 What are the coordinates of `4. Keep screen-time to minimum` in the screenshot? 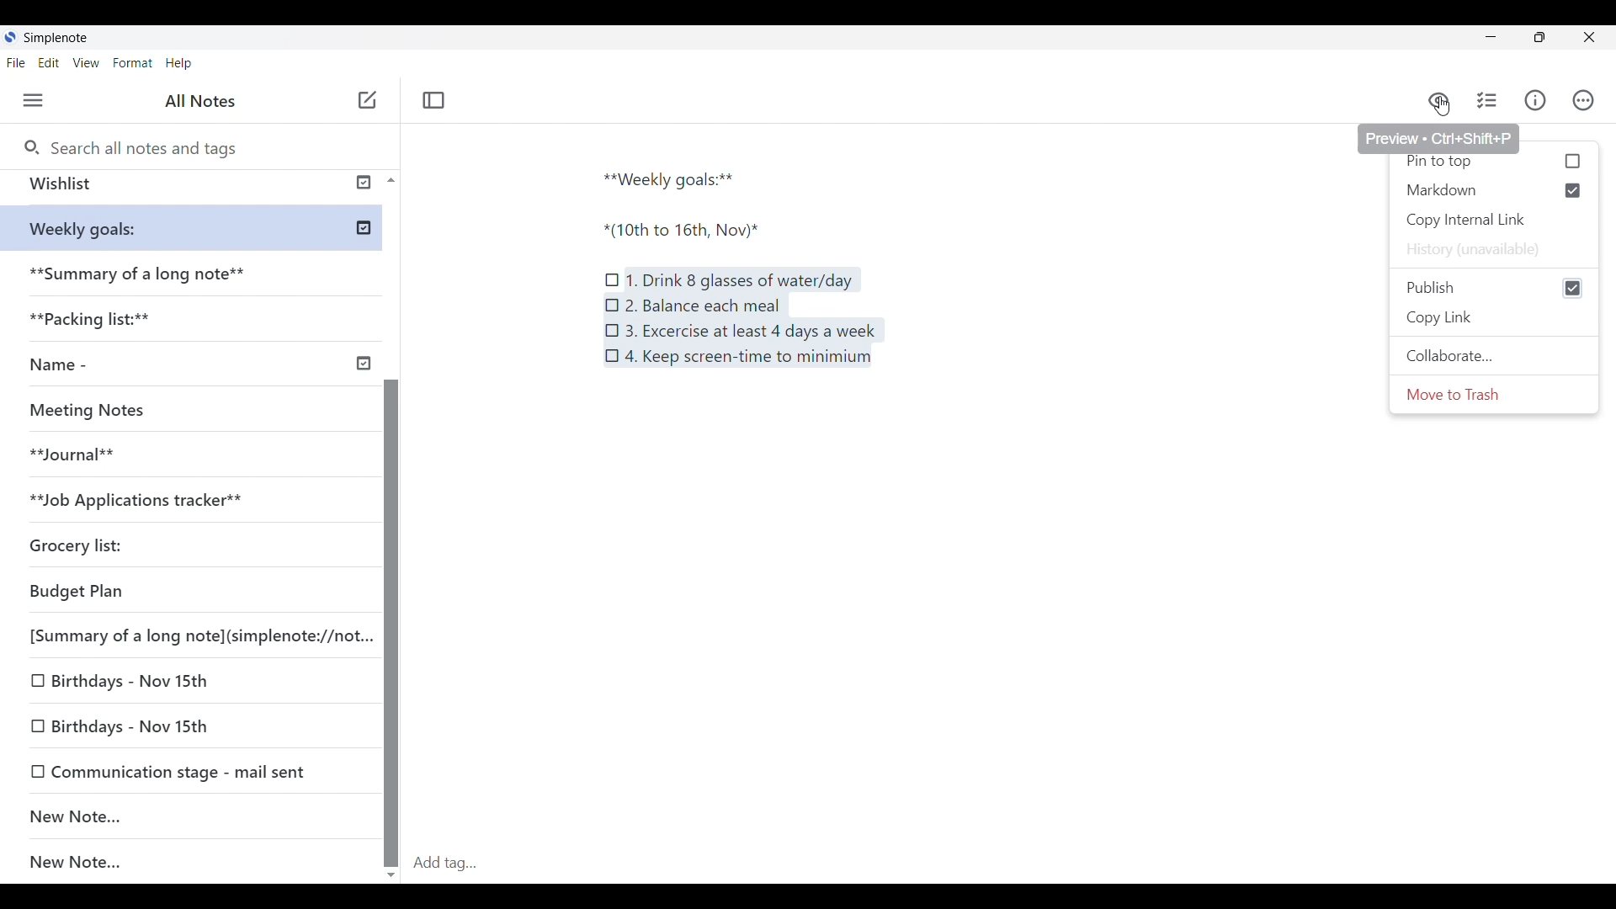 It's located at (754, 362).